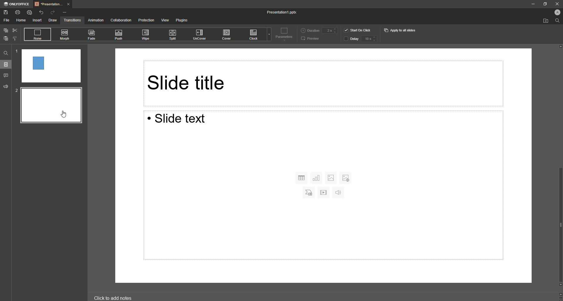 This screenshot has height=301, width=563. What do you see at coordinates (16, 30) in the screenshot?
I see `Cut` at bounding box center [16, 30].